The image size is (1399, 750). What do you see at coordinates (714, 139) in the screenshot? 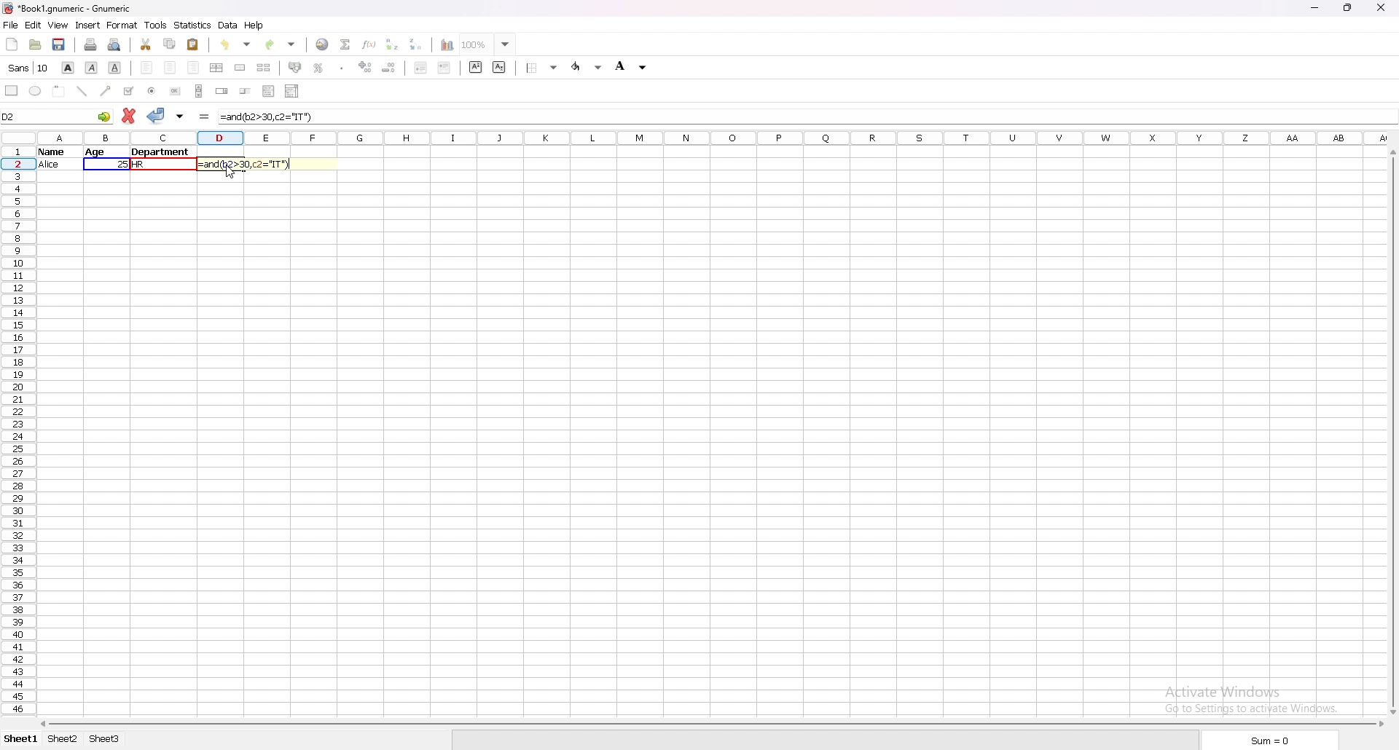
I see `column` at bounding box center [714, 139].